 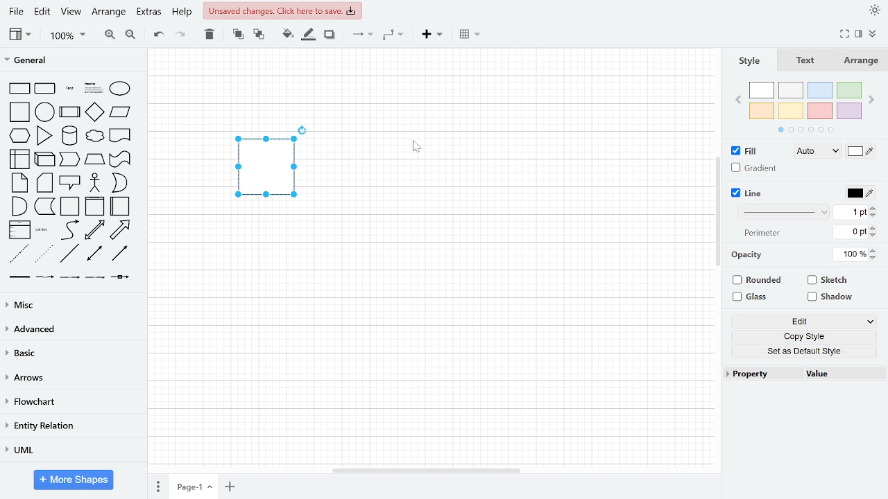 I want to click on increase line width, so click(x=874, y=209).